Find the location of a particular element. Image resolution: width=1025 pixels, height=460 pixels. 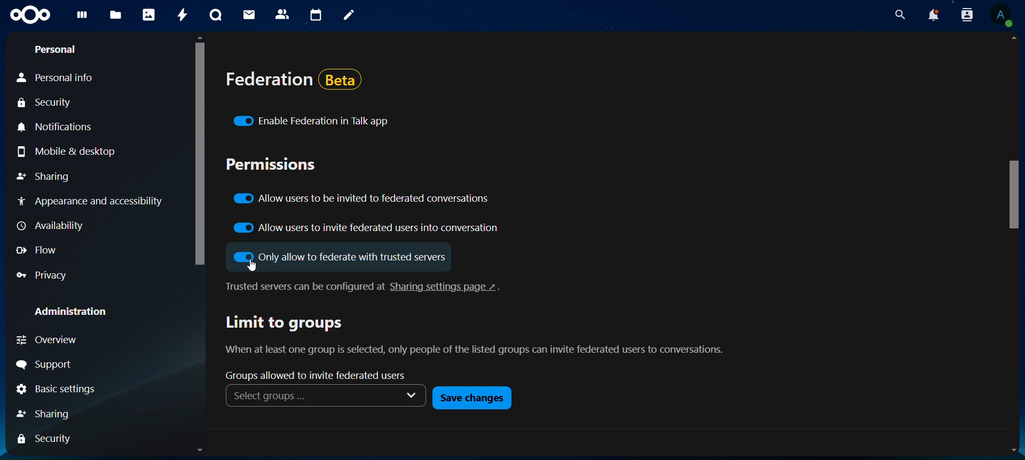

contacts is located at coordinates (283, 14).